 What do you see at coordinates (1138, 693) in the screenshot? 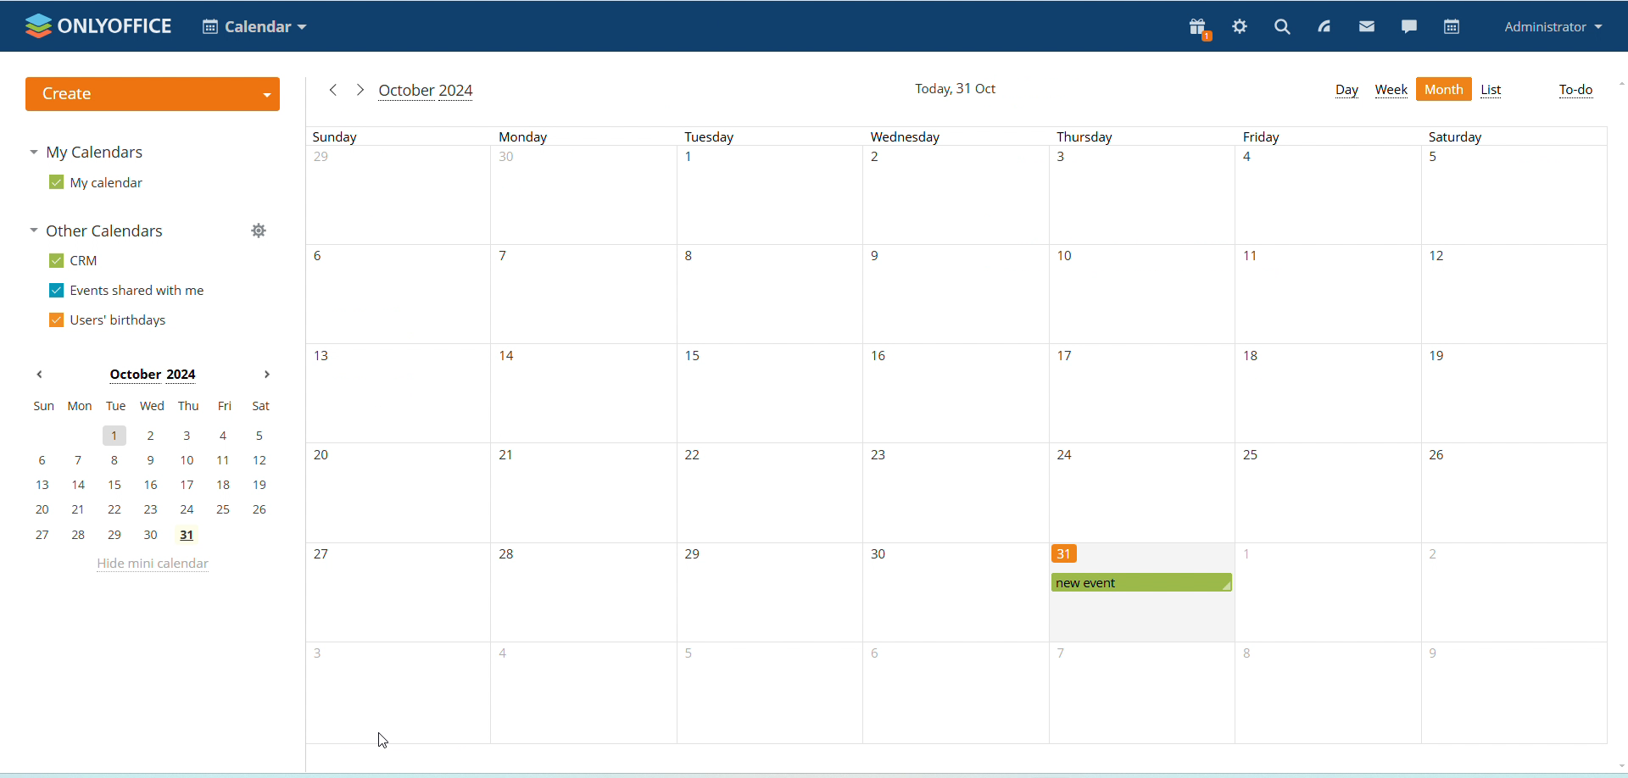
I see `Thursday 7th november` at bounding box center [1138, 693].